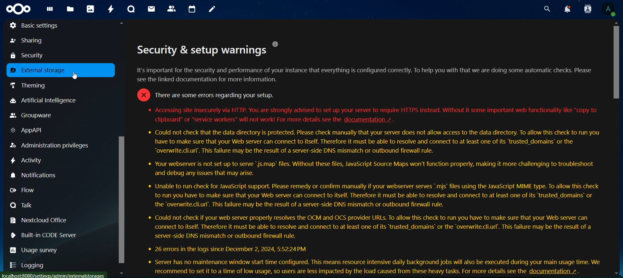 This screenshot has width=623, height=278. I want to click on bilt in CODE server, so click(51, 234).